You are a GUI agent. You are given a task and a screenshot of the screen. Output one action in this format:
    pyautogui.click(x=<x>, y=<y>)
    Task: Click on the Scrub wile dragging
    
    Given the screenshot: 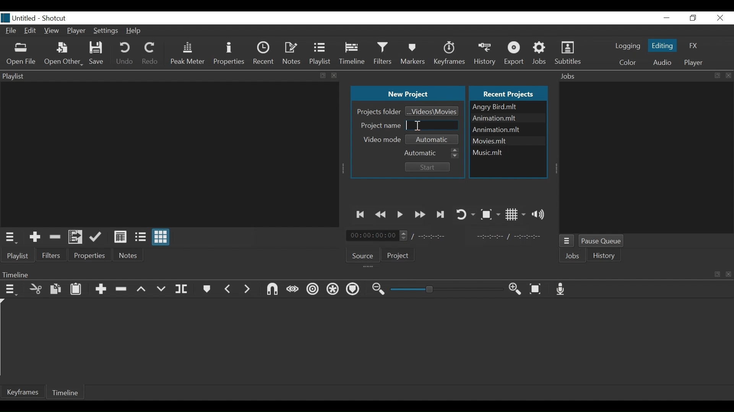 What is the action you would take?
    pyautogui.click(x=292, y=289)
    